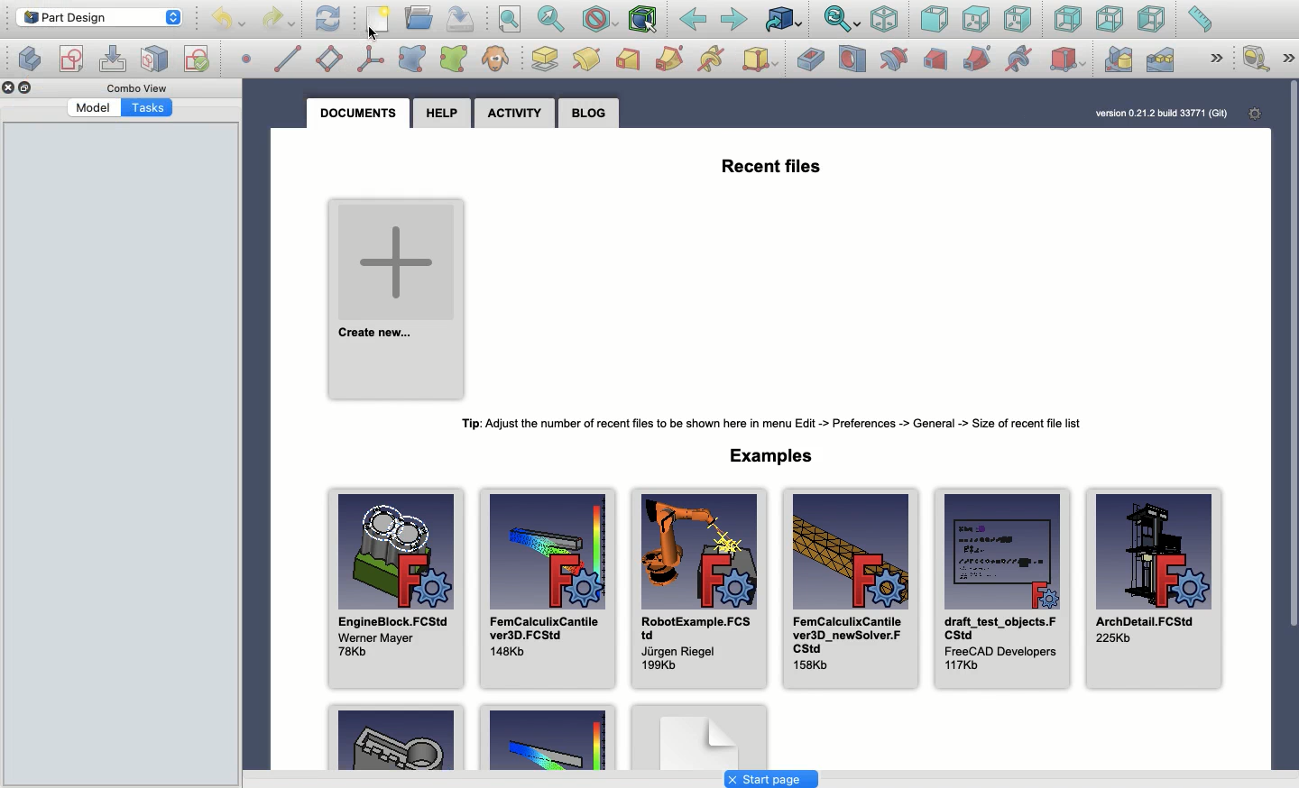 The width and height of the screenshot is (1299, 788). I want to click on Create sketch , so click(29, 58).